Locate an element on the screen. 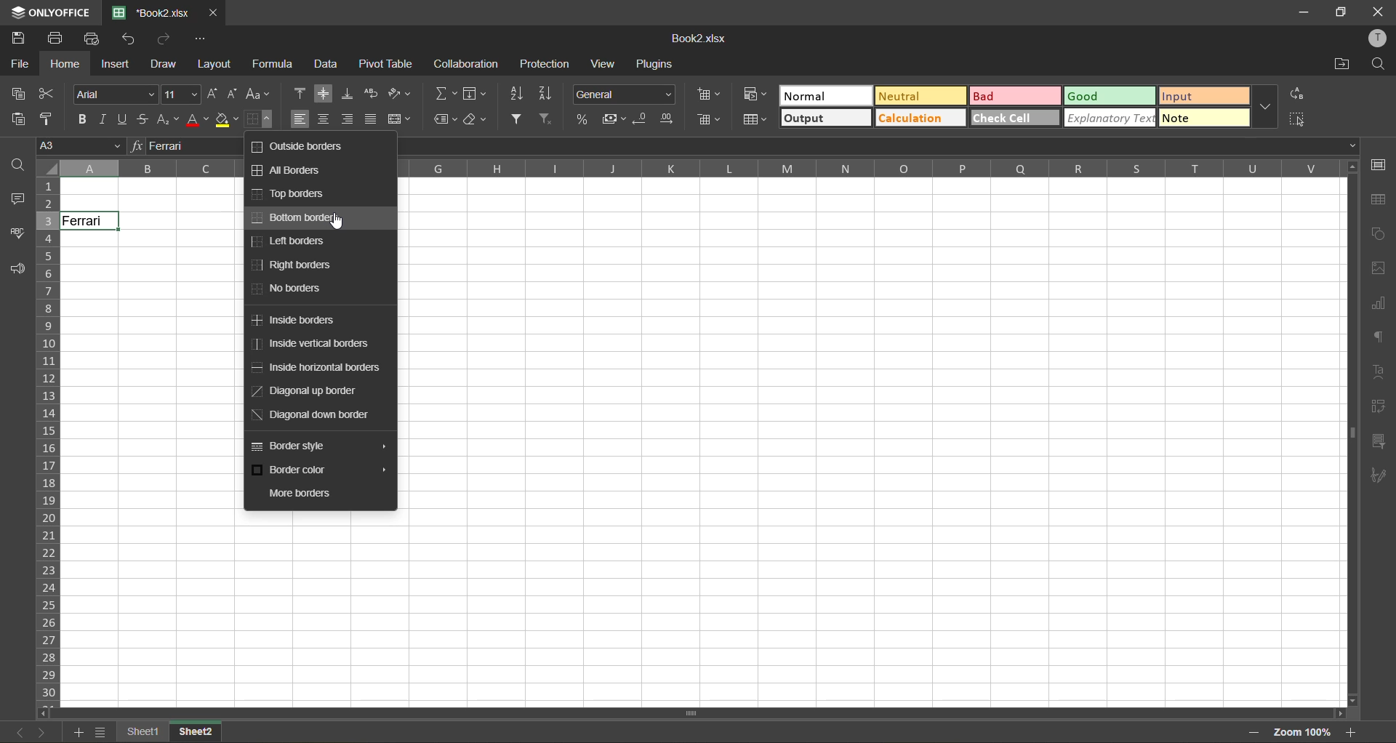 Image resolution: width=1396 pixels, height=743 pixels. sub/superscript is located at coordinates (169, 121).